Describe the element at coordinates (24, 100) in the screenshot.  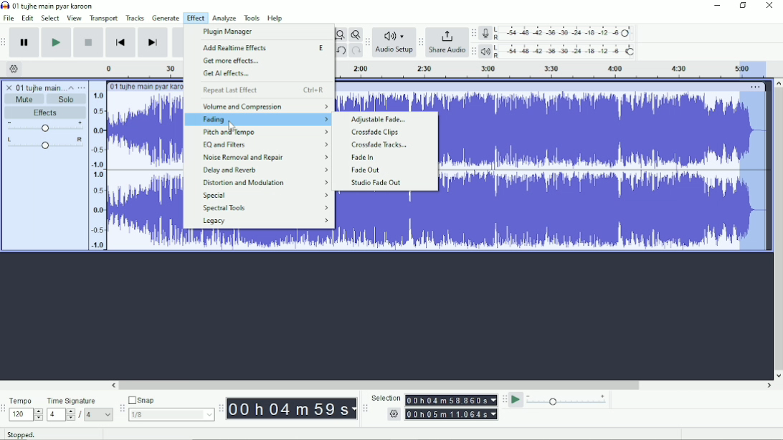
I see `Mute` at that location.